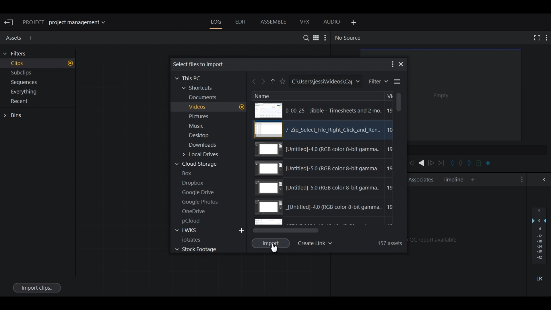 This screenshot has width=551, height=310. What do you see at coordinates (194, 211) in the screenshot?
I see `OneDrives` at bounding box center [194, 211].